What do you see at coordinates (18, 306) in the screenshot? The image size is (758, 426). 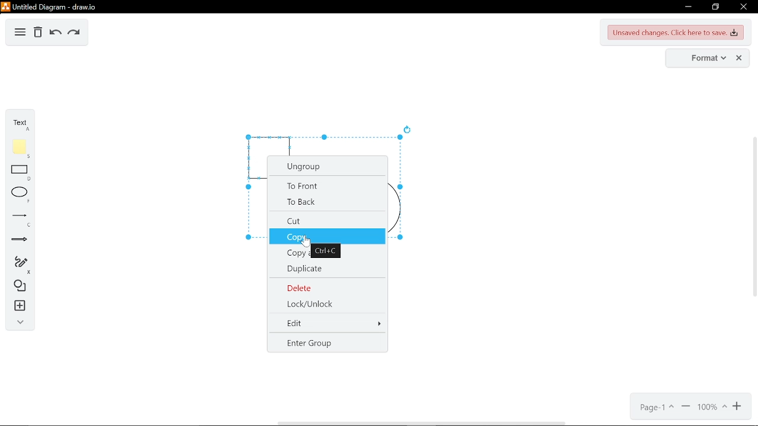 I see `insert` at bounding box center [18, 306].